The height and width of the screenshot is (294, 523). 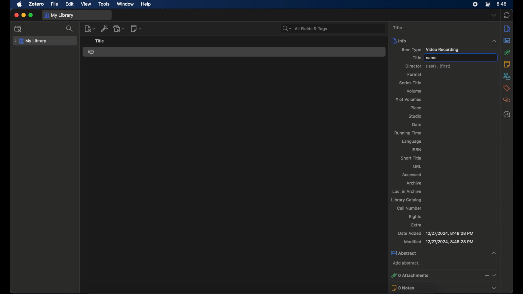 What do you see at coordinates (508, 29) in the screenshot?
I see `info` at bounding box center [508, 29].